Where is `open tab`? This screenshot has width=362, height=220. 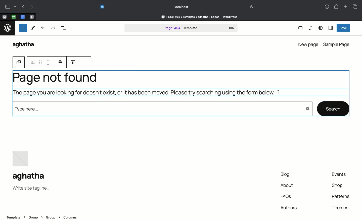 open tab is located at coordinates (4, 17).